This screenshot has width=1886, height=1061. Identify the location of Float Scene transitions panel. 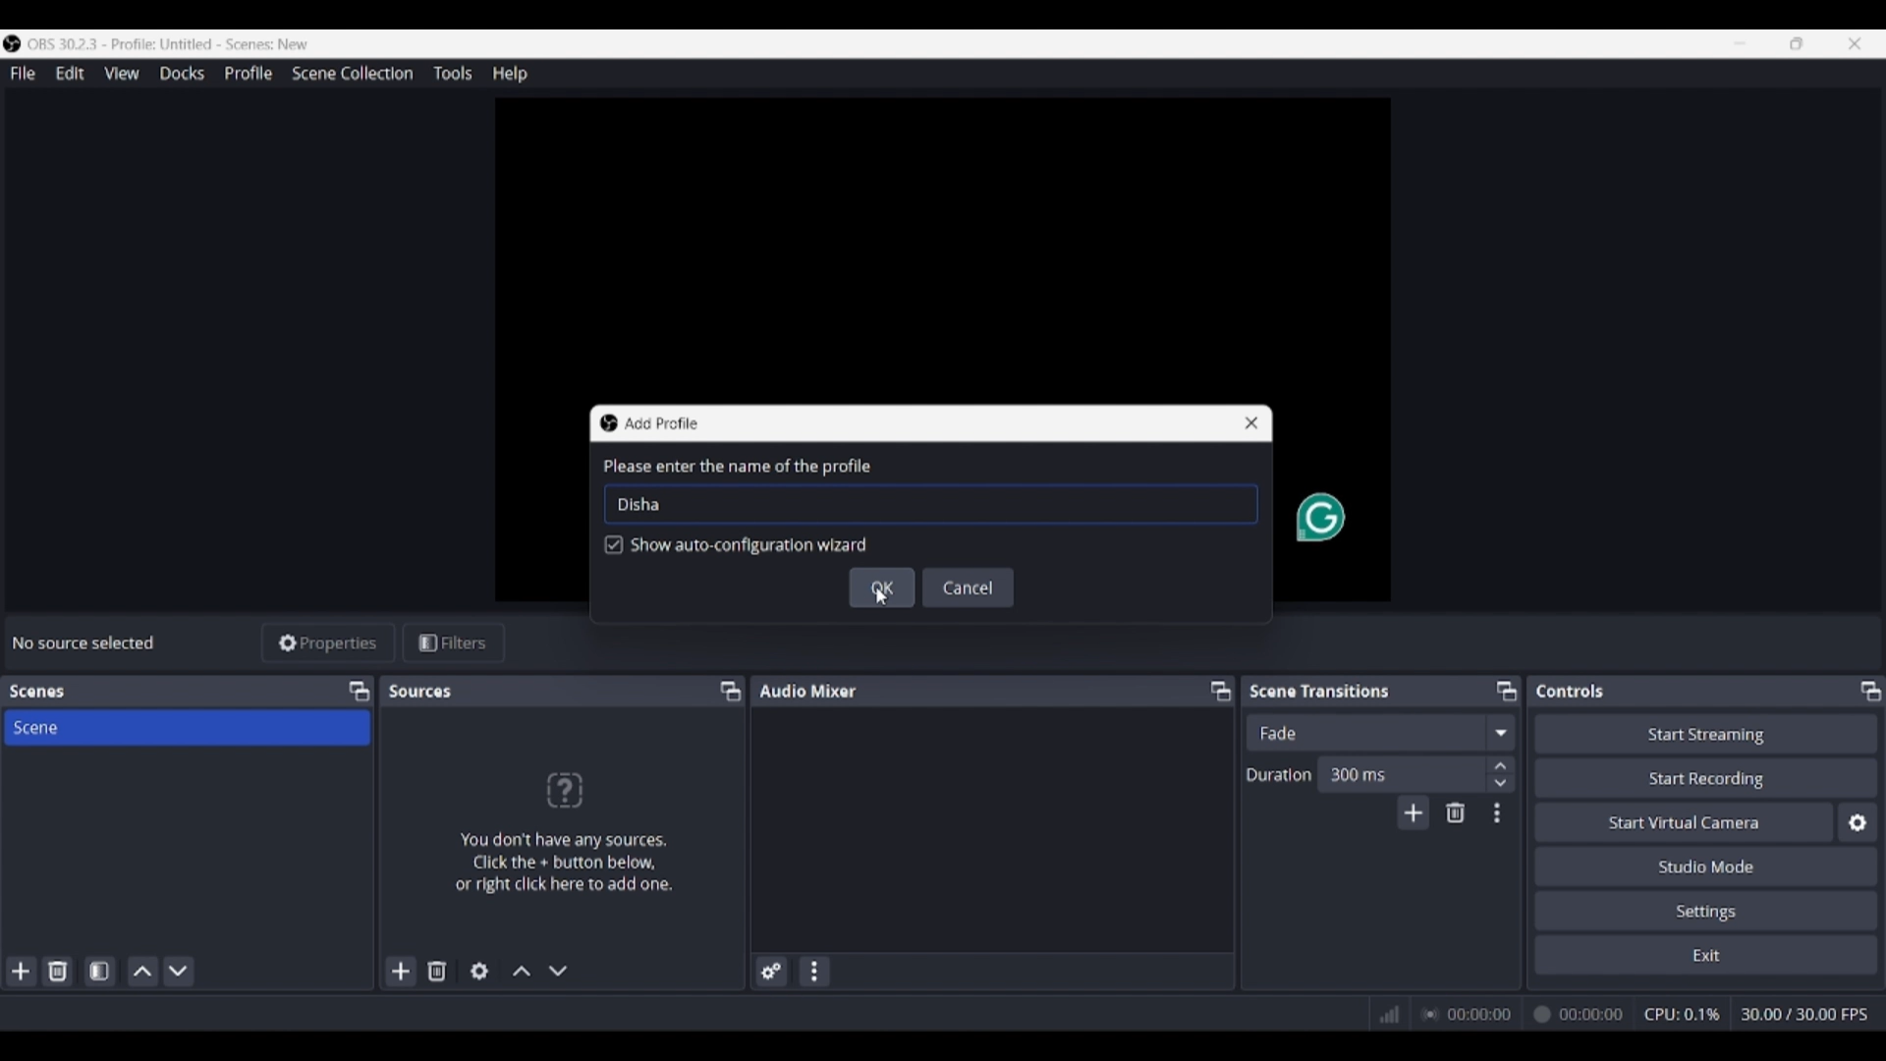
(1507, 691).